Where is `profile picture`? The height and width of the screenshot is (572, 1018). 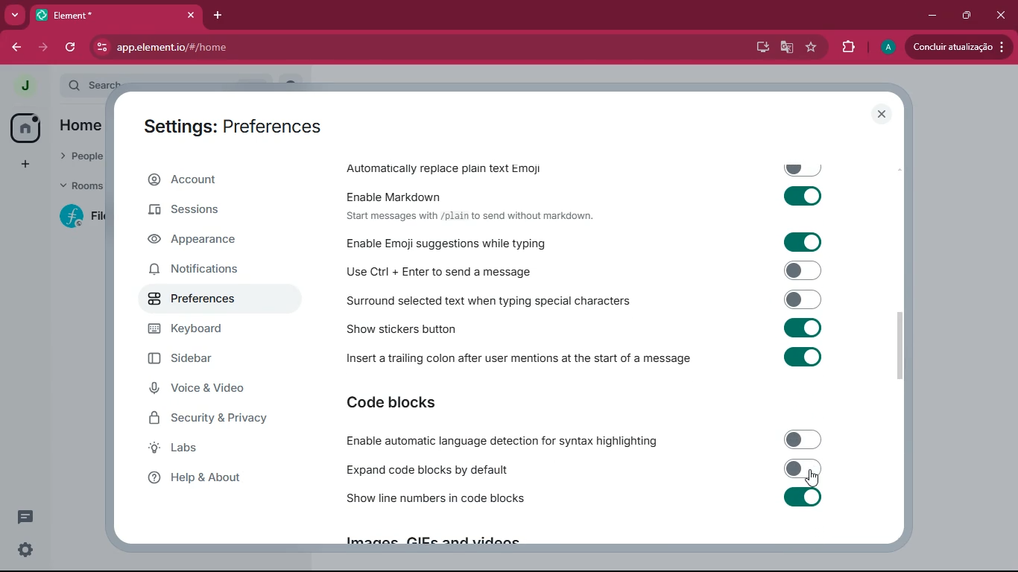
profile picture is located at coordinates (24, 86).